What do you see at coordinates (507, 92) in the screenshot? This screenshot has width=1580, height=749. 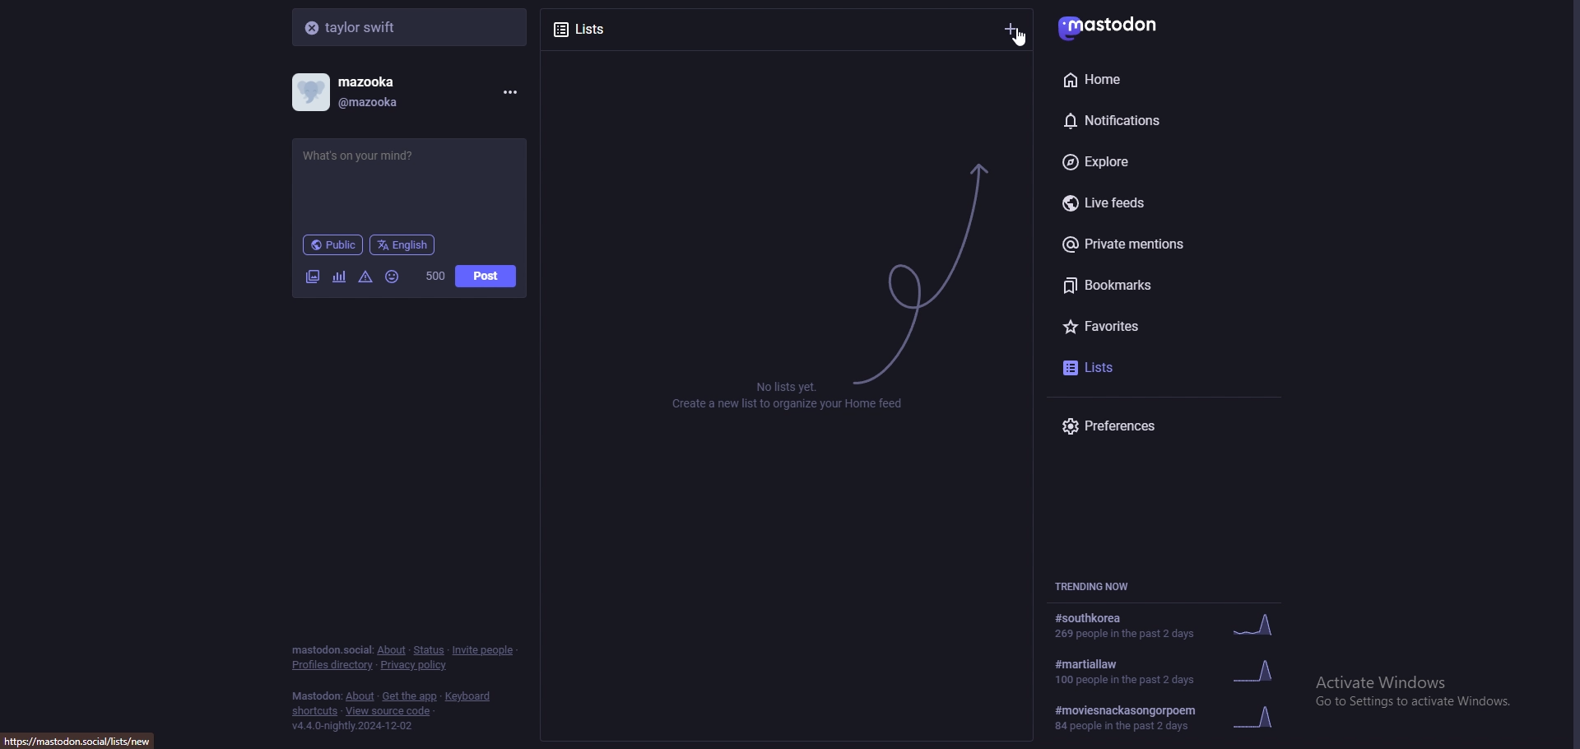 I see `menu` at bounding box center [507, 92].